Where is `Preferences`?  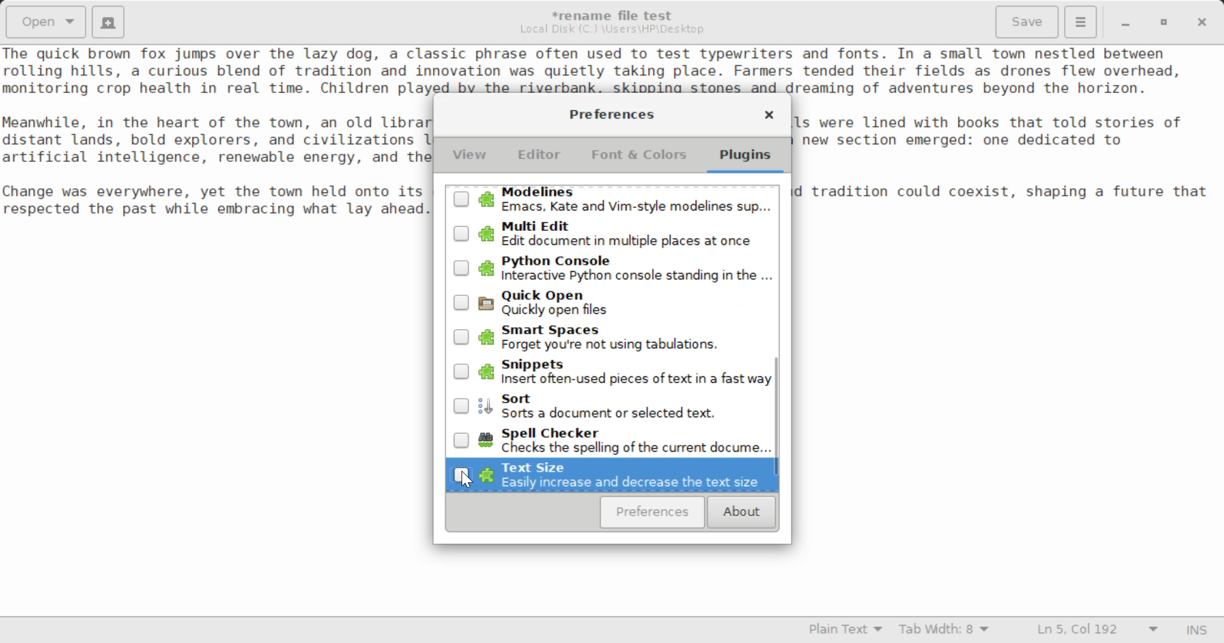 Preferences is located at coordinates (653, 512).